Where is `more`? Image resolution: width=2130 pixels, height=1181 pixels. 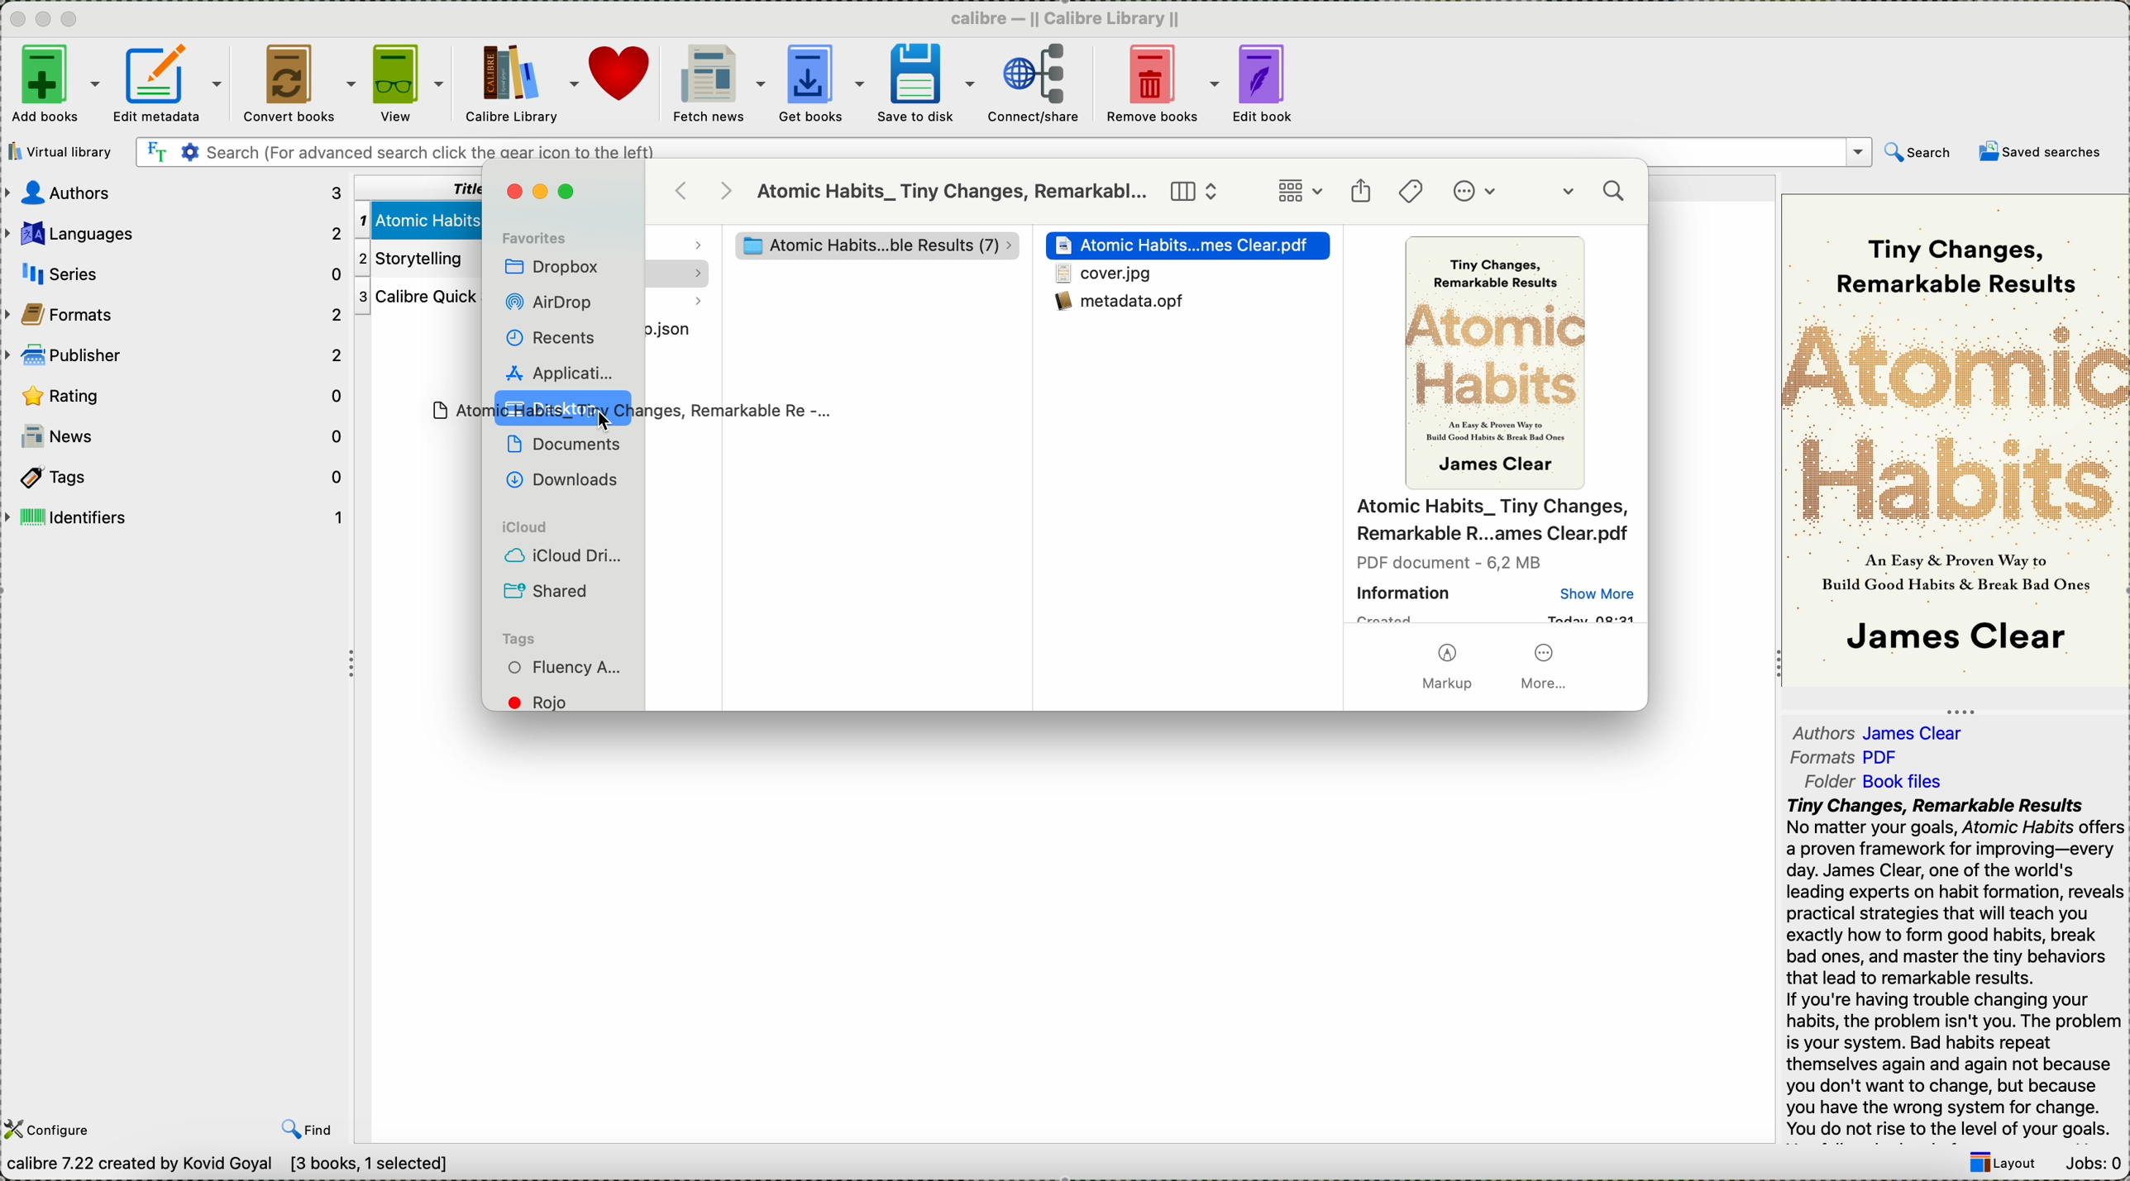
more is located at coordinates (1547, 666).